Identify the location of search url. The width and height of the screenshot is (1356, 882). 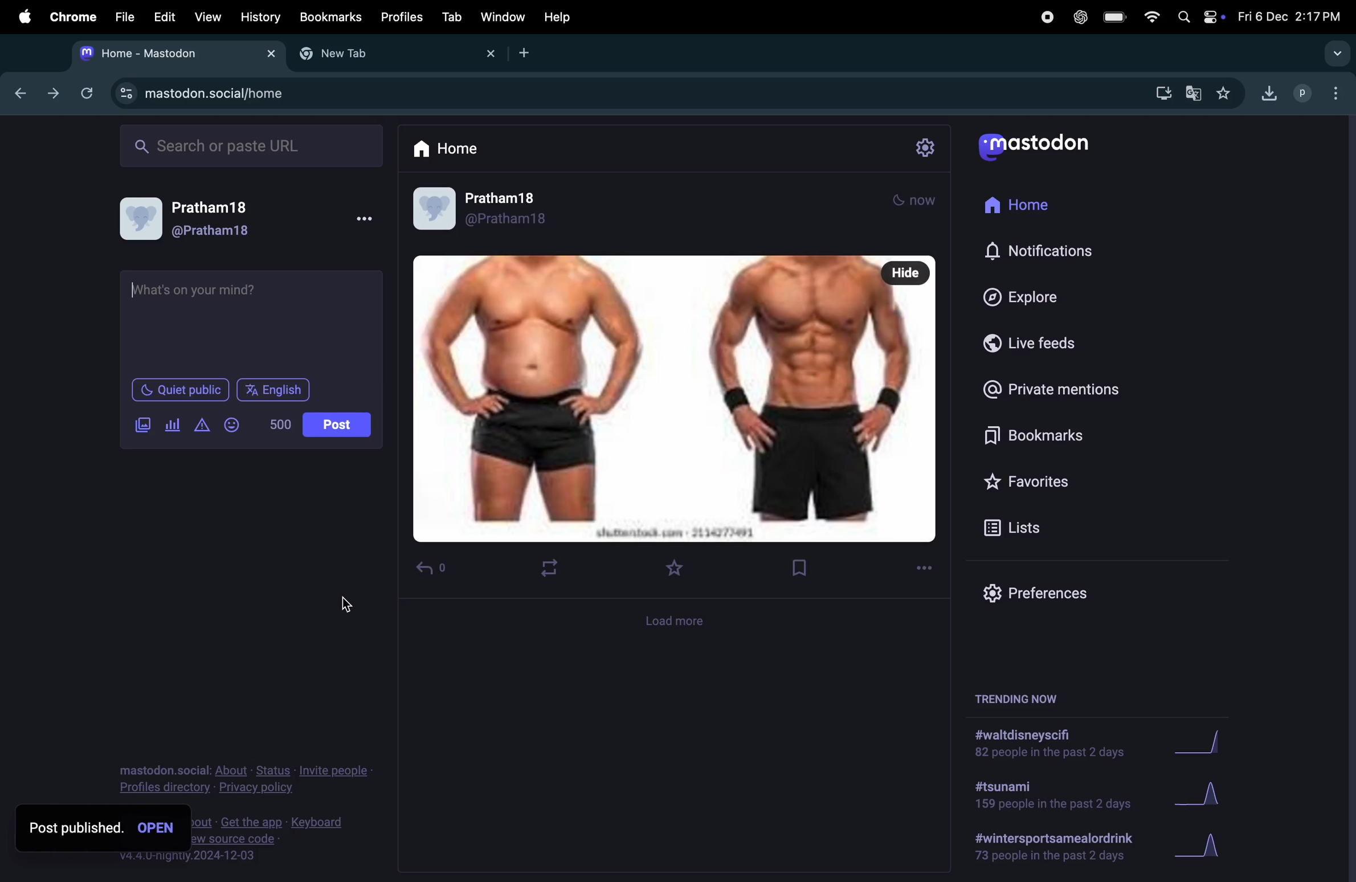
(253, 144).